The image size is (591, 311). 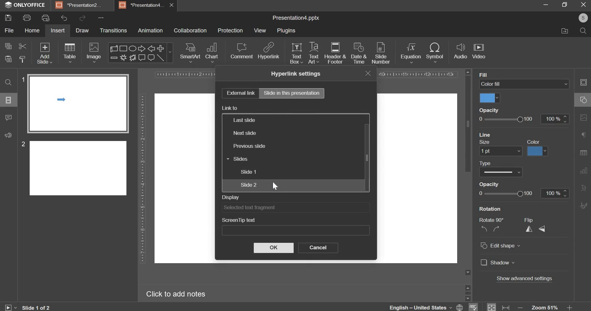 I want to click on zoom, so click(x=546, y=306).